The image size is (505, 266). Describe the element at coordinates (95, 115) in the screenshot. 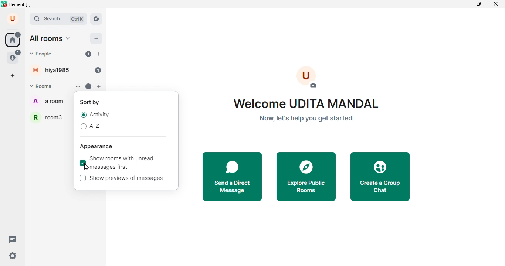

I see `activity` at that location.